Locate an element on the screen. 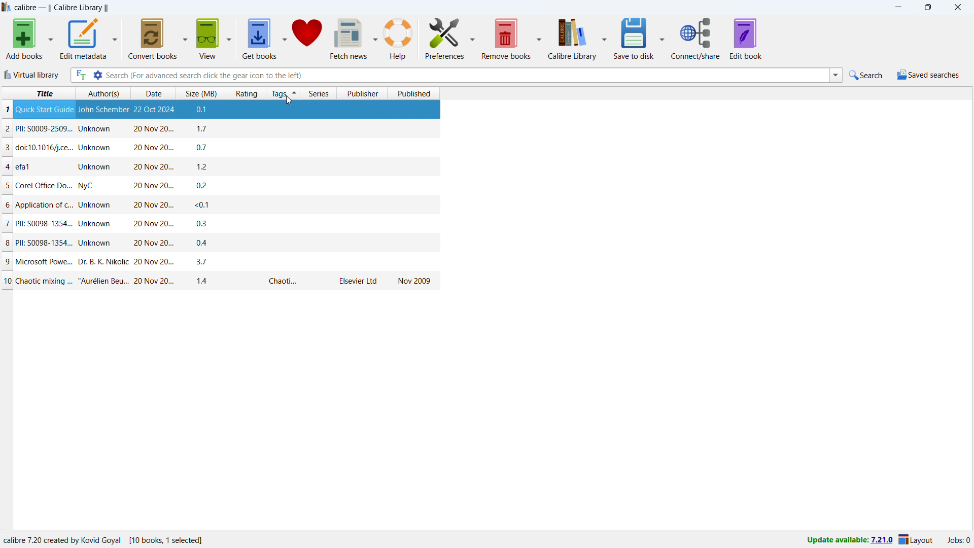 The height and width of the screenshot is (548, 974). save to disk is located at coordinates (634, 38).